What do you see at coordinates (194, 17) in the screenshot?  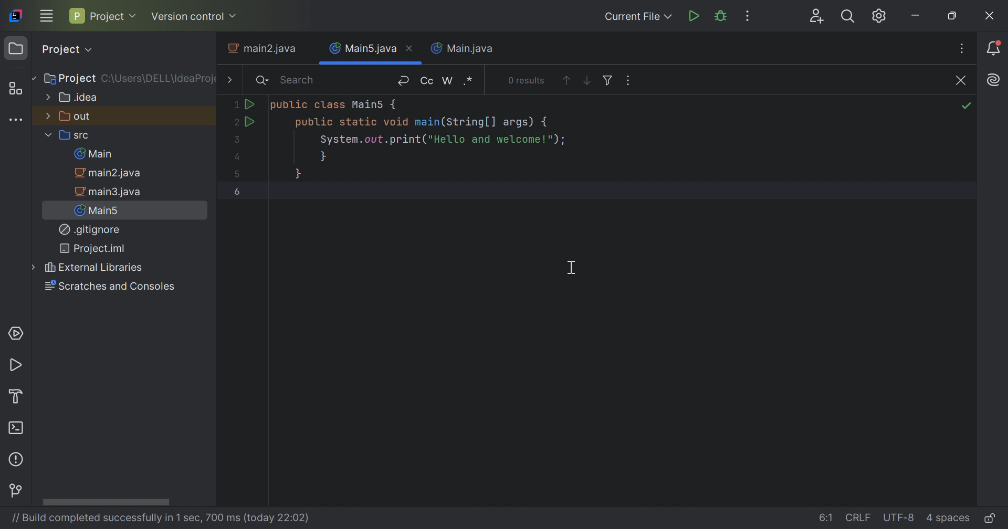 I see `Version control` at bounding box center [194, 17].